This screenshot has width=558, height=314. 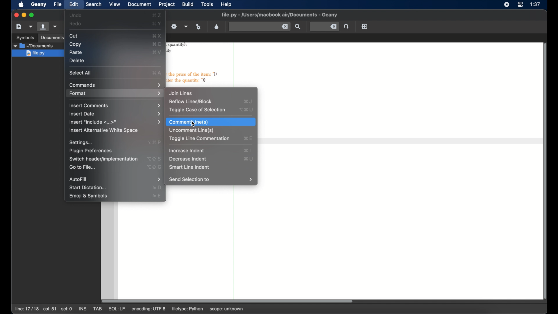 I want to click on documents, so click(x=34, y=46).